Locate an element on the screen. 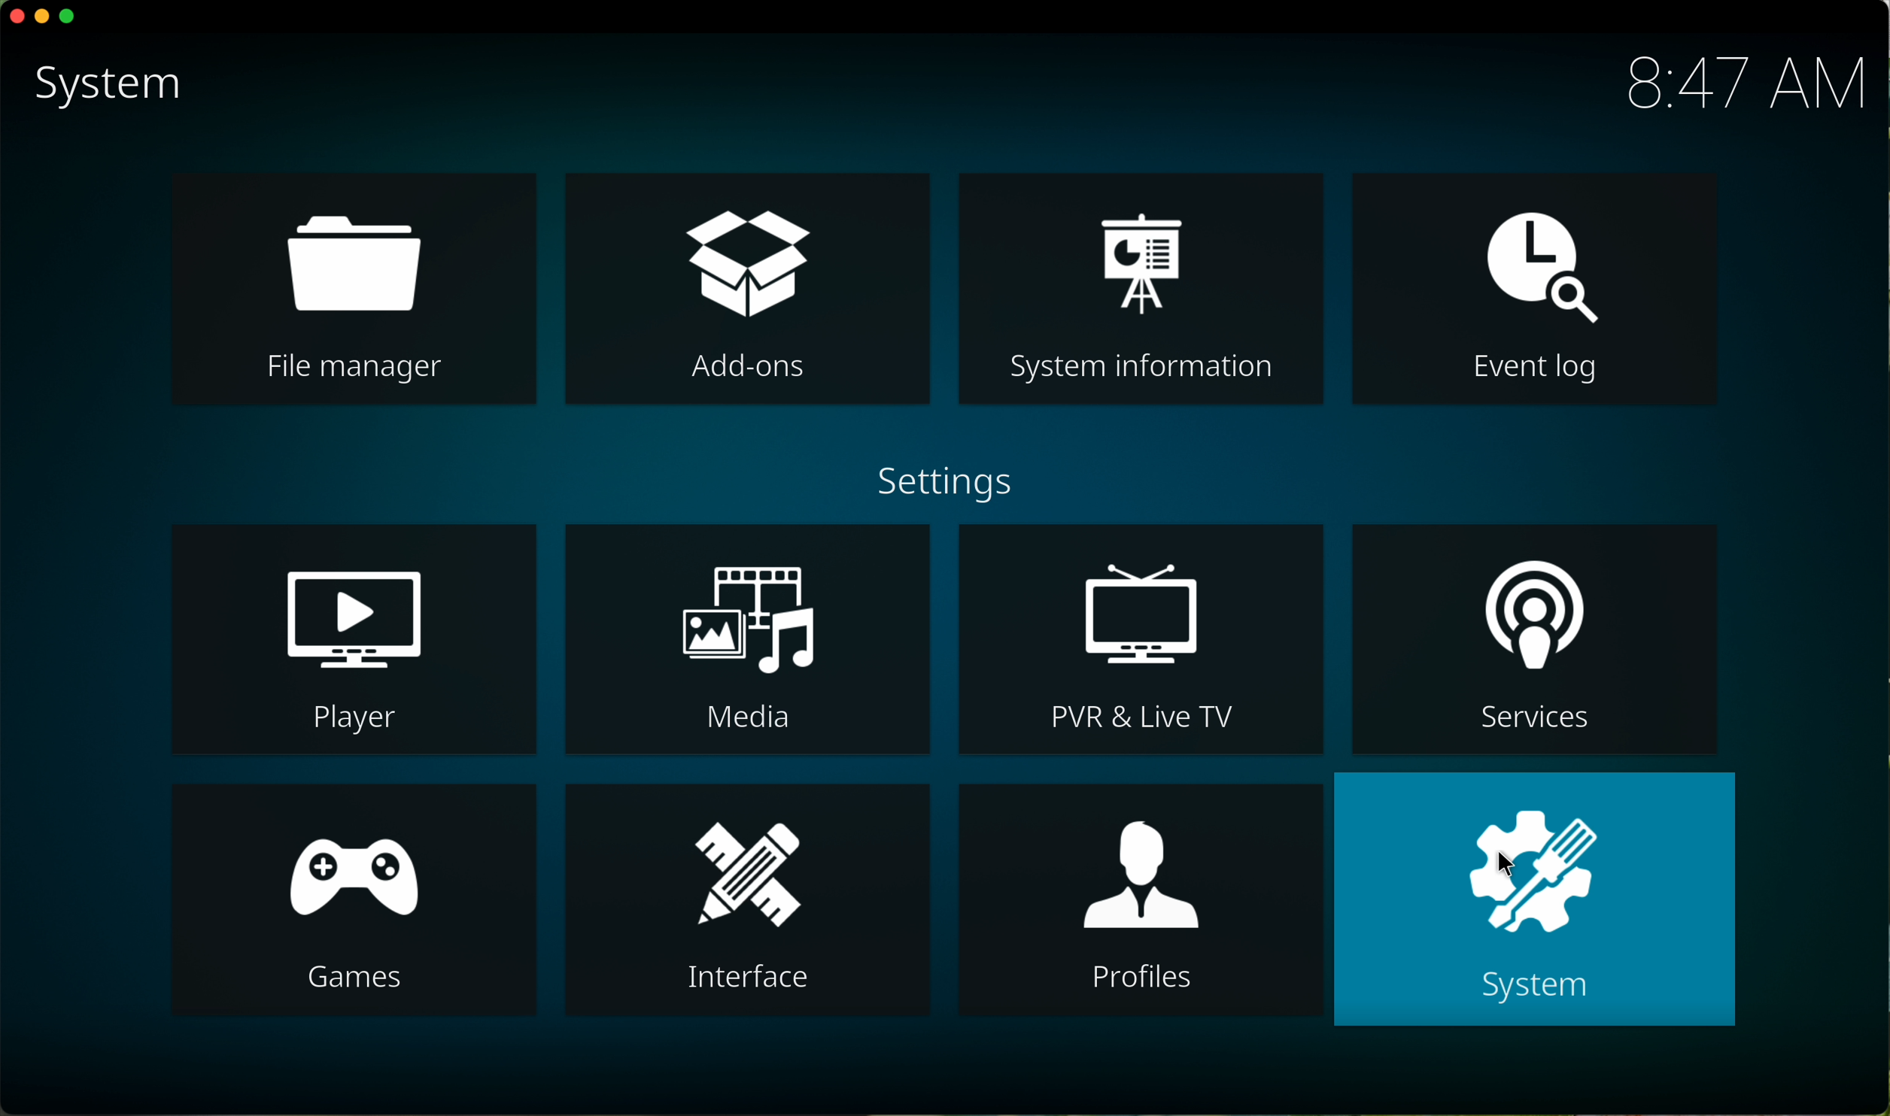 The image size is (1890, 1116). system is located at coordinates (105, 87).